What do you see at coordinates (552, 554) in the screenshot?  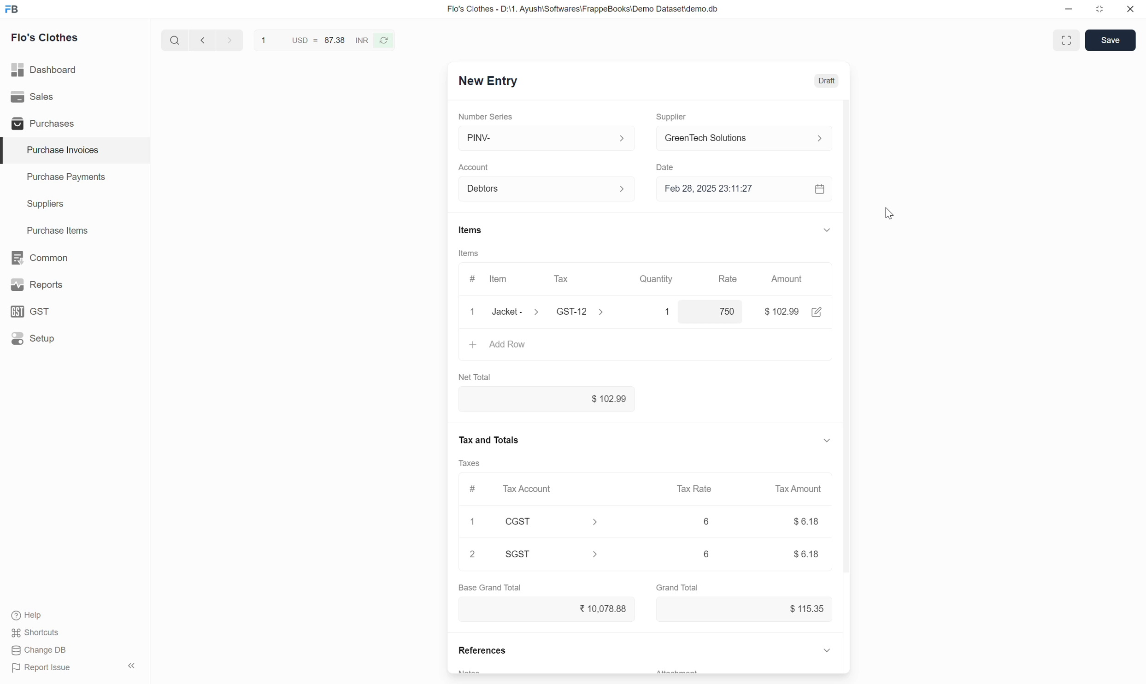 I see `SGST` at bounding box center [552, 554].